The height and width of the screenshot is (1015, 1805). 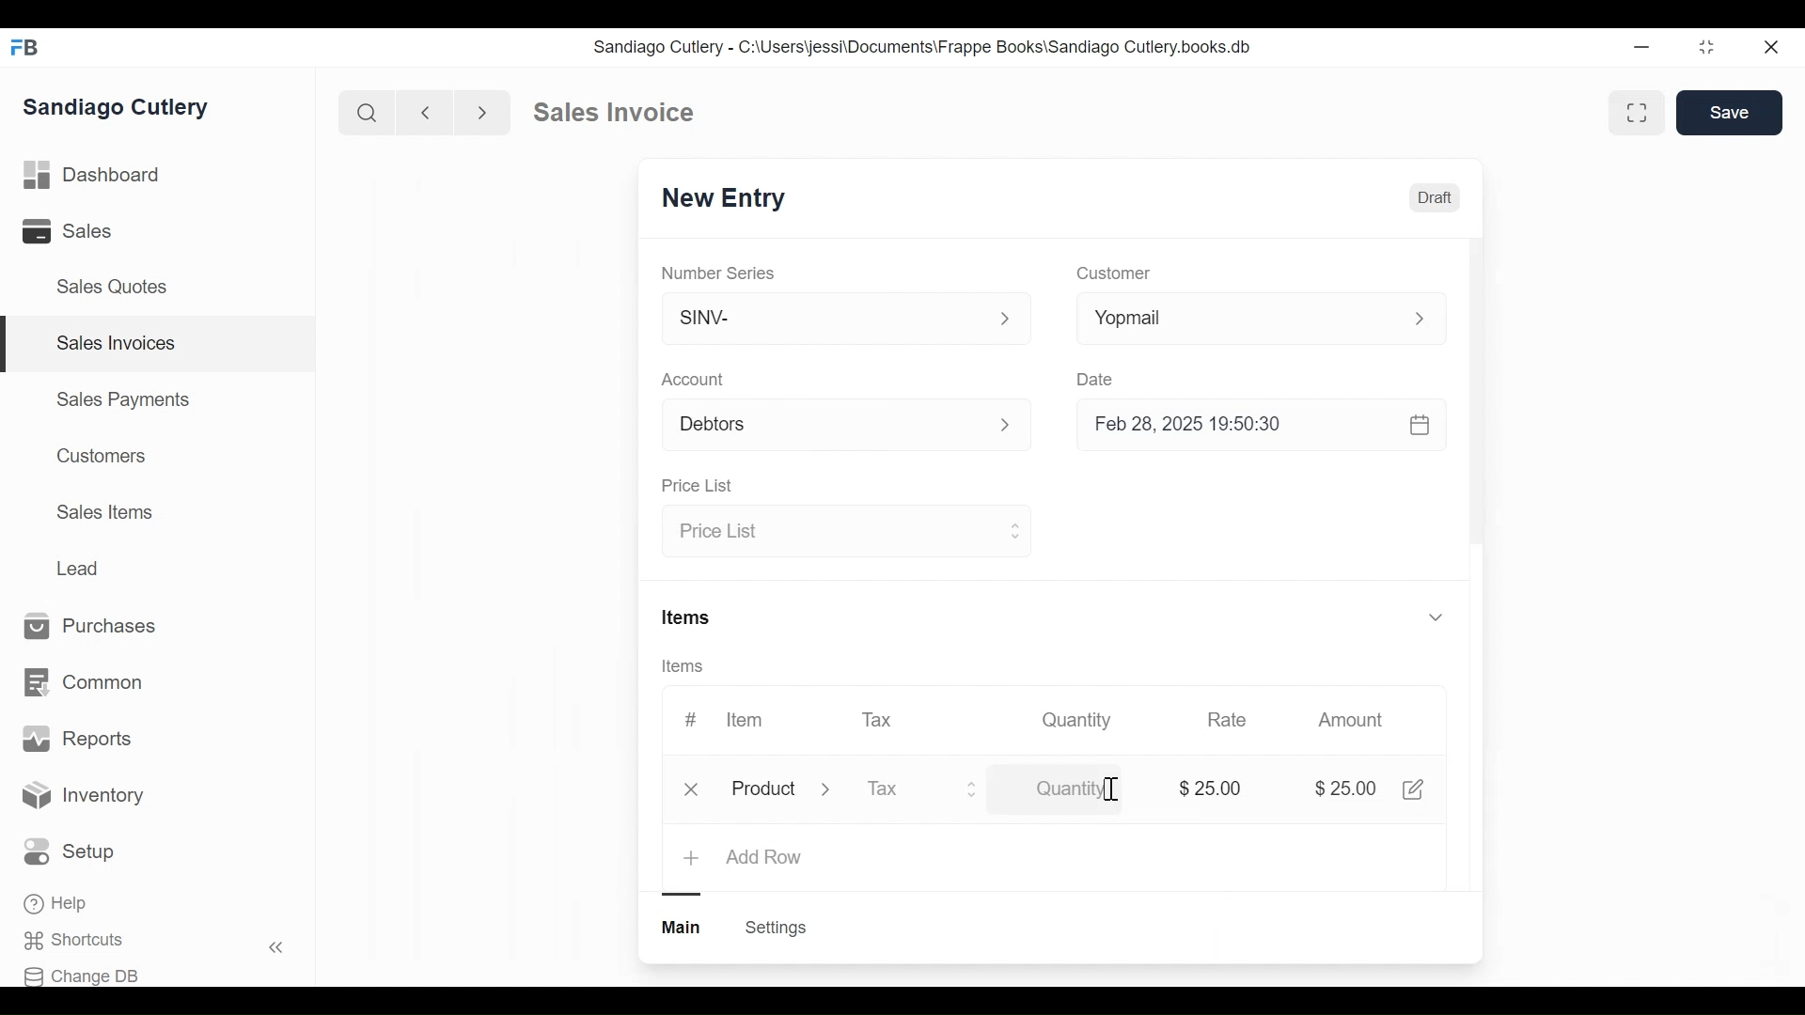 What do you see at coordinates (25, 47) in the screenshot?
I see `FB logo` at bounding box center [25, 47].